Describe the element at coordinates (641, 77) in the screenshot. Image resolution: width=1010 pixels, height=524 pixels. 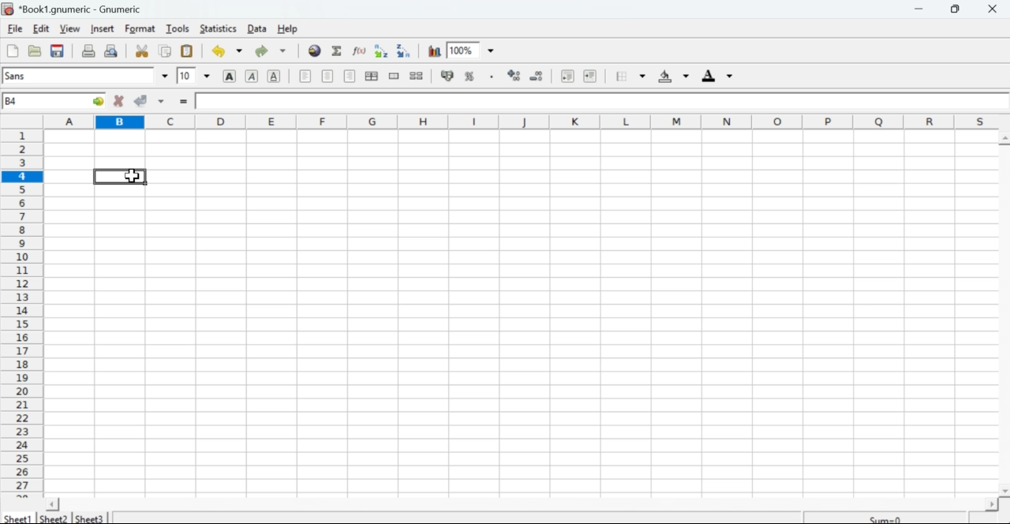
I see `down` at that location.